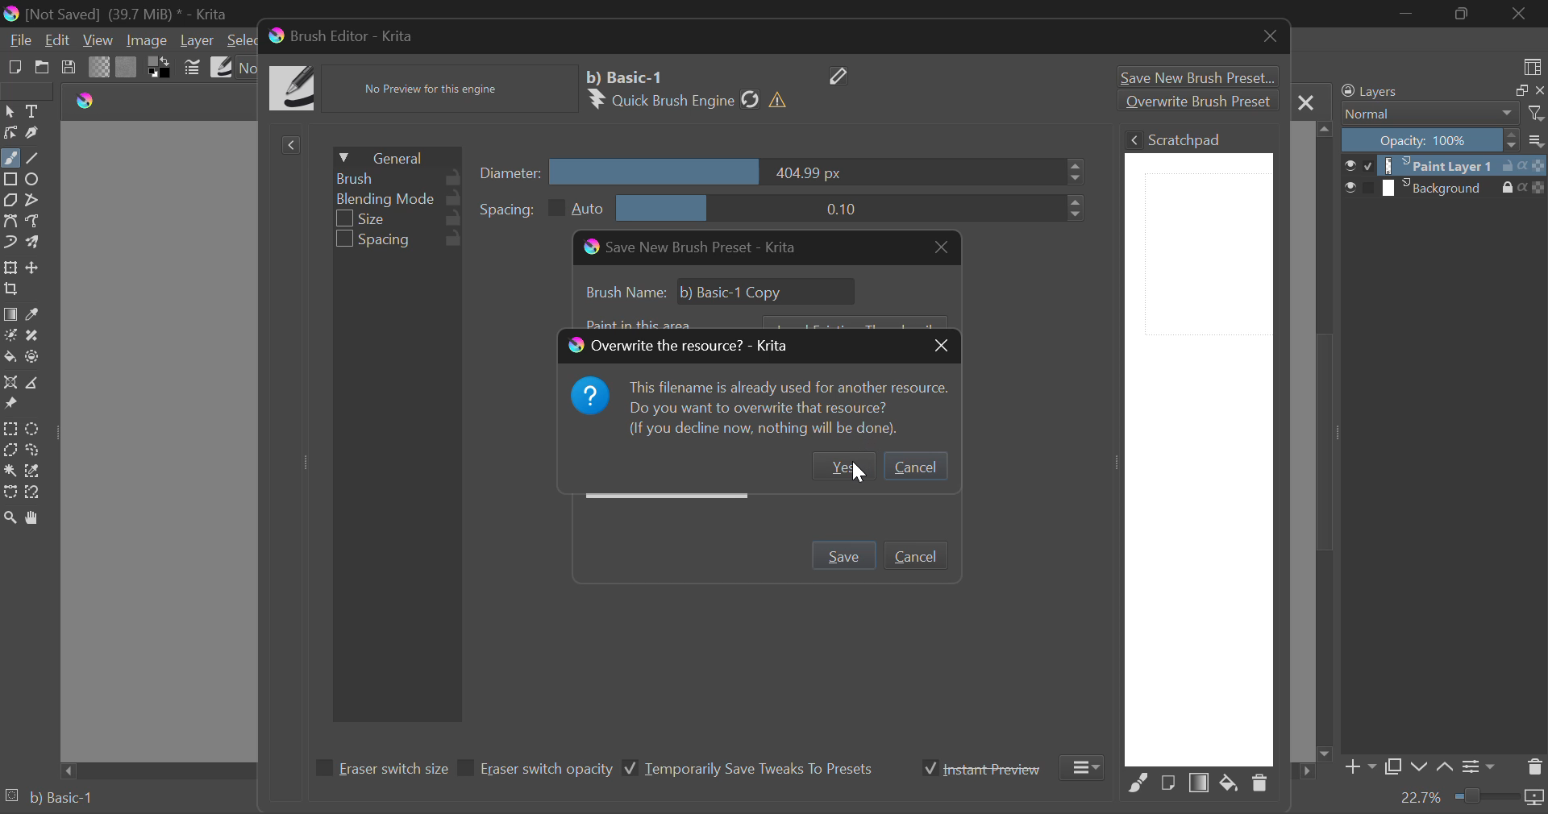  Describe the element at coordinates (11, 201) in the screenshot. I see `Polygon` at that location.